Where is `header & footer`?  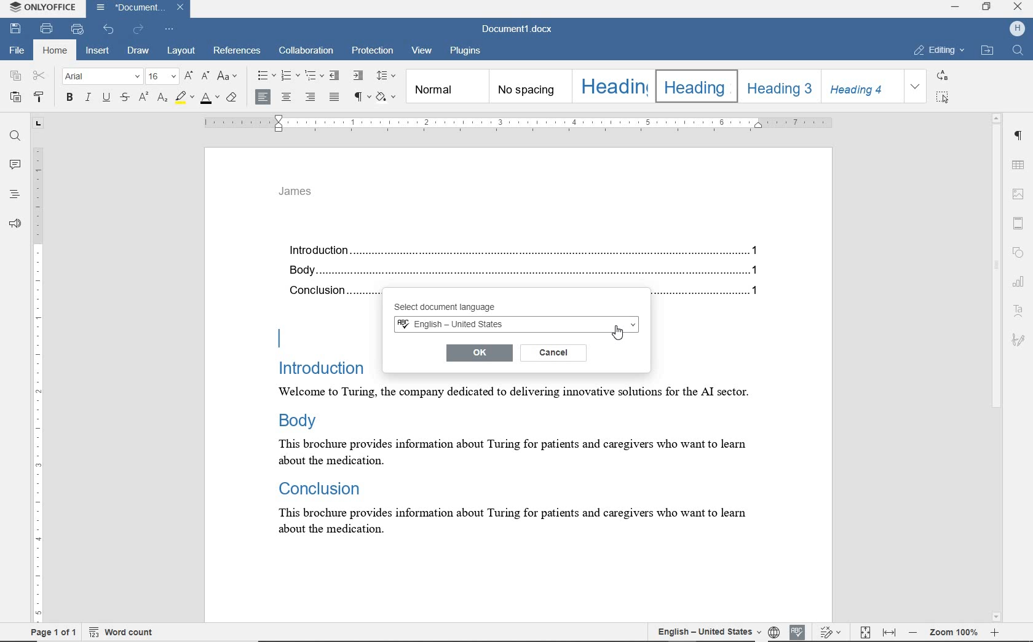
header & footer is located at coordinates (1021, 223).